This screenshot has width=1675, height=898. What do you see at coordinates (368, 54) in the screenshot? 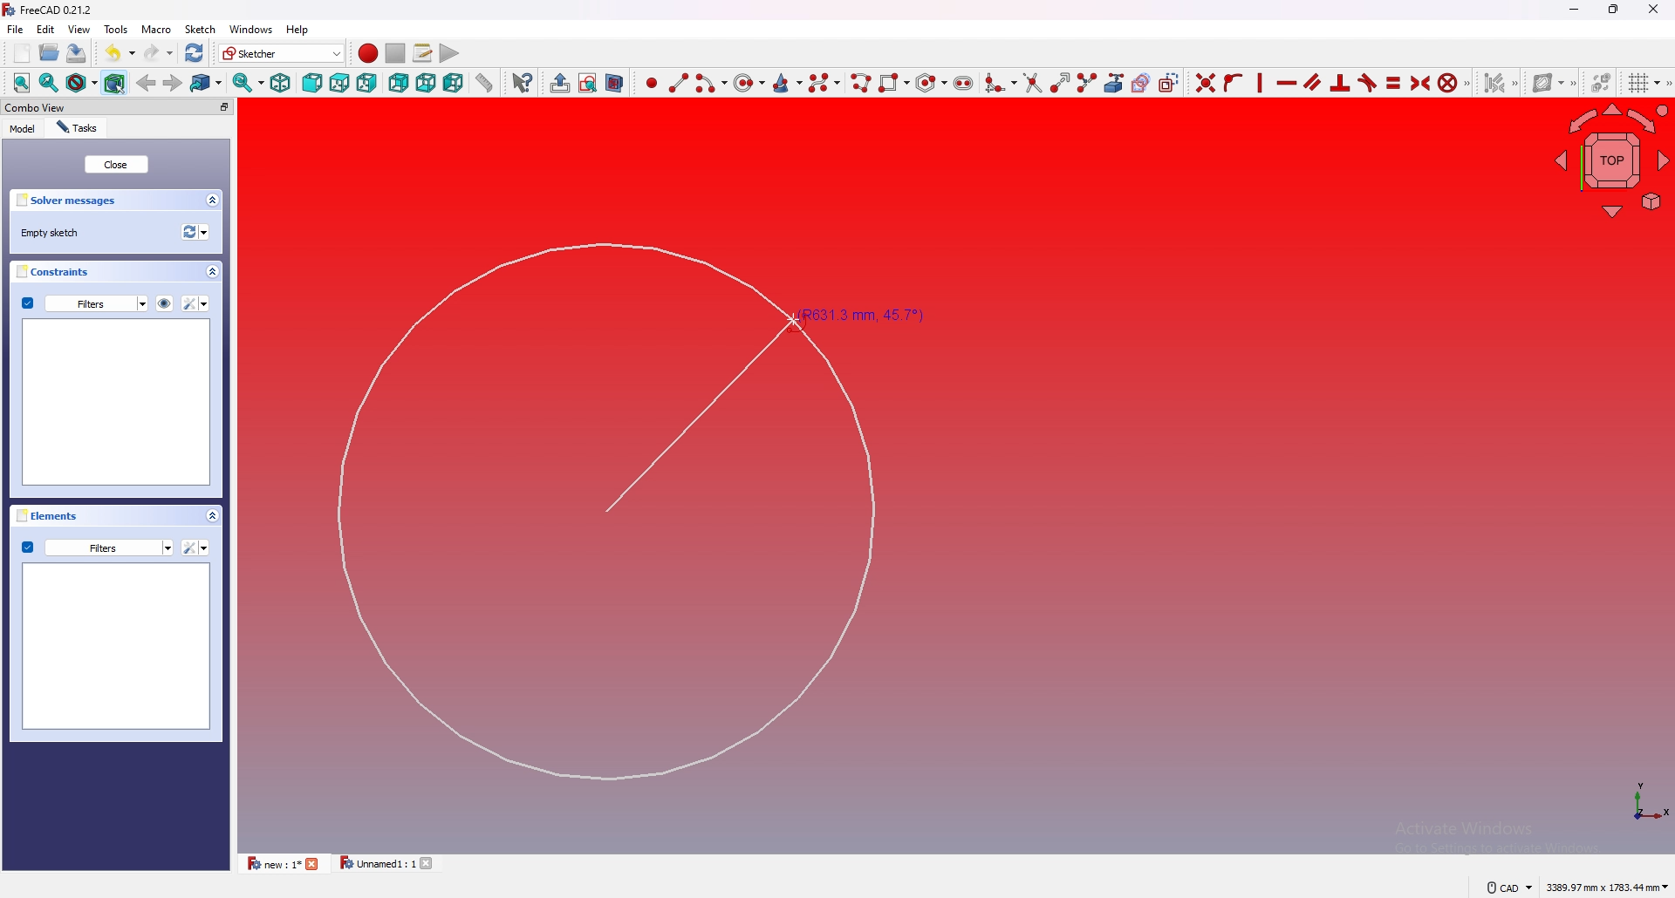
I see `record macro` at bounding box center [368, 54].